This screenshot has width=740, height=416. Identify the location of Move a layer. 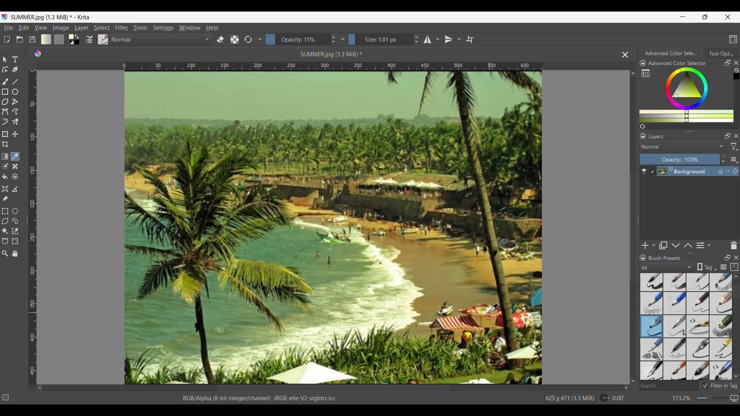
(15, 134).